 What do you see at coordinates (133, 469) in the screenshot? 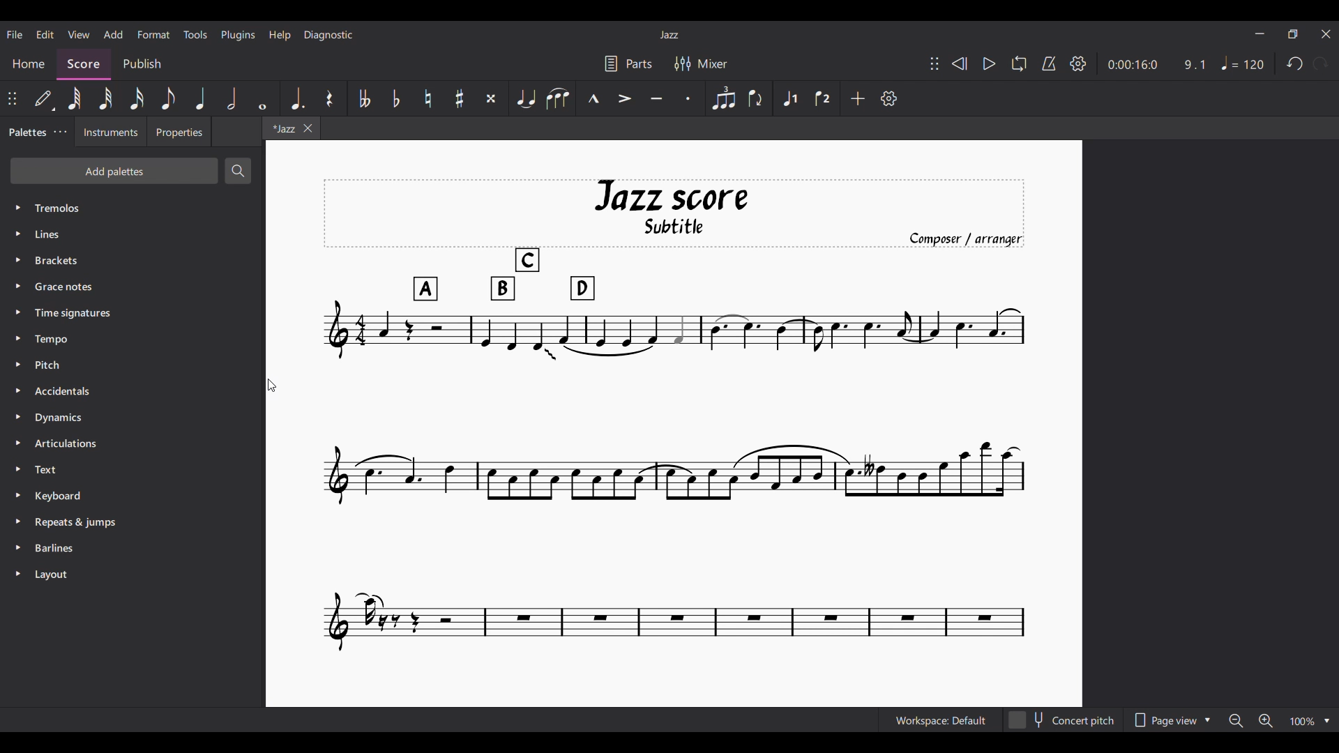
I see `Text` at bounding box center [133, 469].